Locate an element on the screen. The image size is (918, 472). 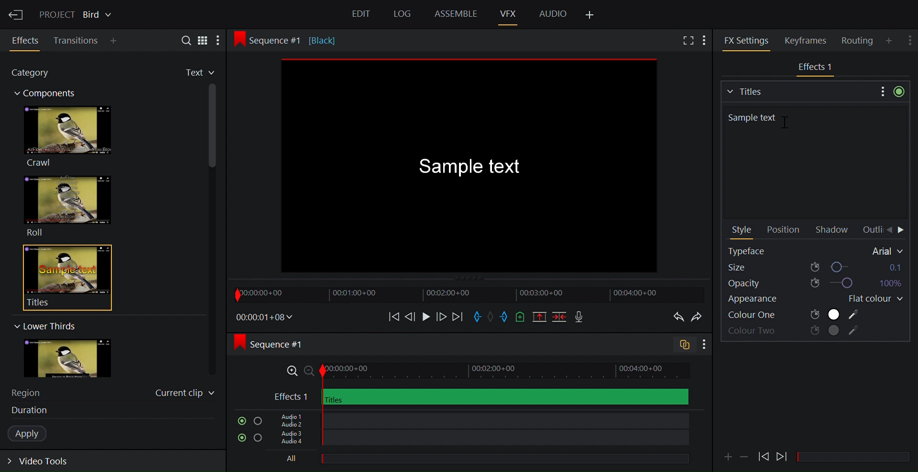
Shadow is located at coordinates (834, 230).